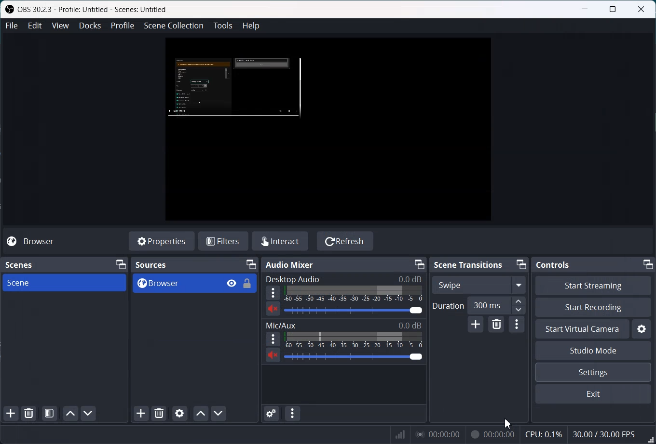 This screenshot has width=656, height=444. I want to click on Move Scene Down, so click(88, 413).